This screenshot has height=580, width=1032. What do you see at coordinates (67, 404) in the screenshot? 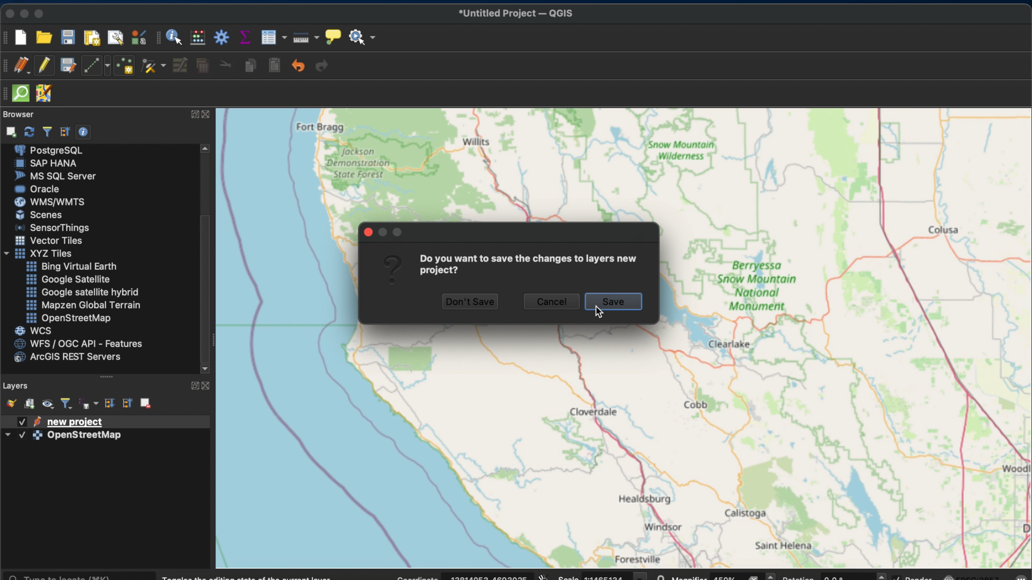
I see `filter legend` at bounding box center [67, 404].